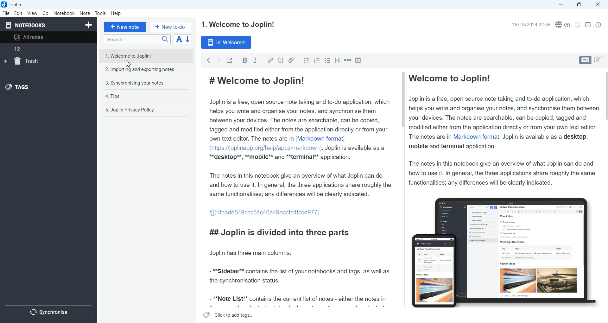  What do you see at coordinates (348, 60) in the screenshot?
I see `Horizontal rule` at bounding box center [348, 60].